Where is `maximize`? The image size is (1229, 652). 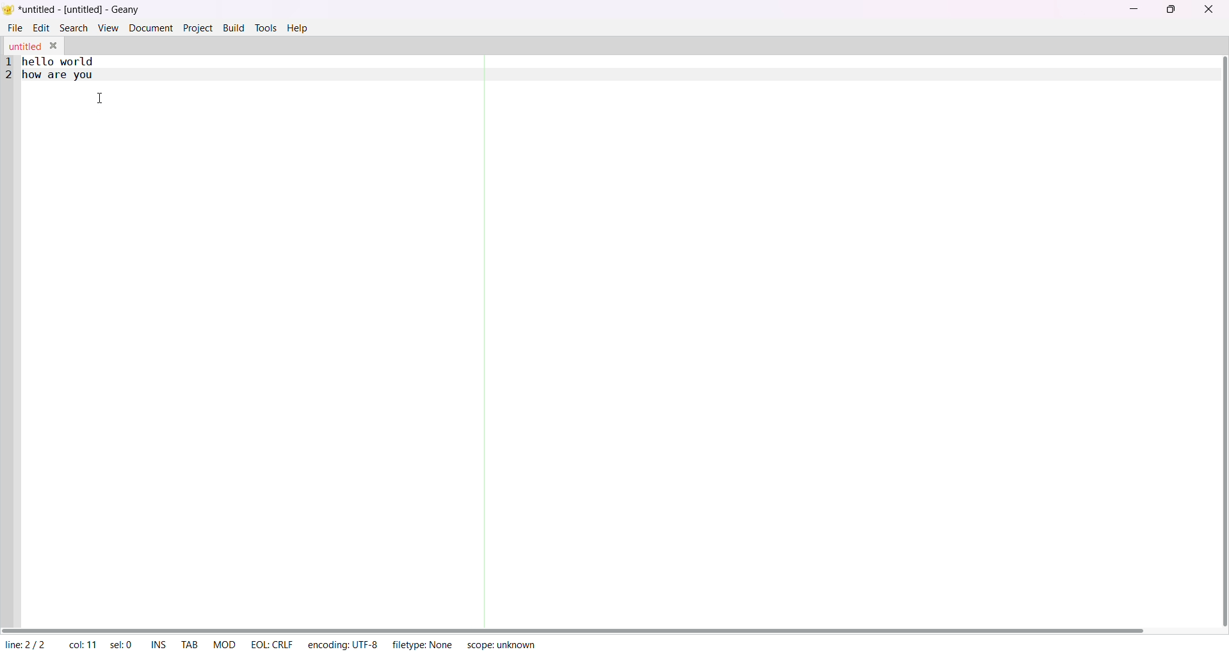 maximize is located at coordinates (1173, 10).